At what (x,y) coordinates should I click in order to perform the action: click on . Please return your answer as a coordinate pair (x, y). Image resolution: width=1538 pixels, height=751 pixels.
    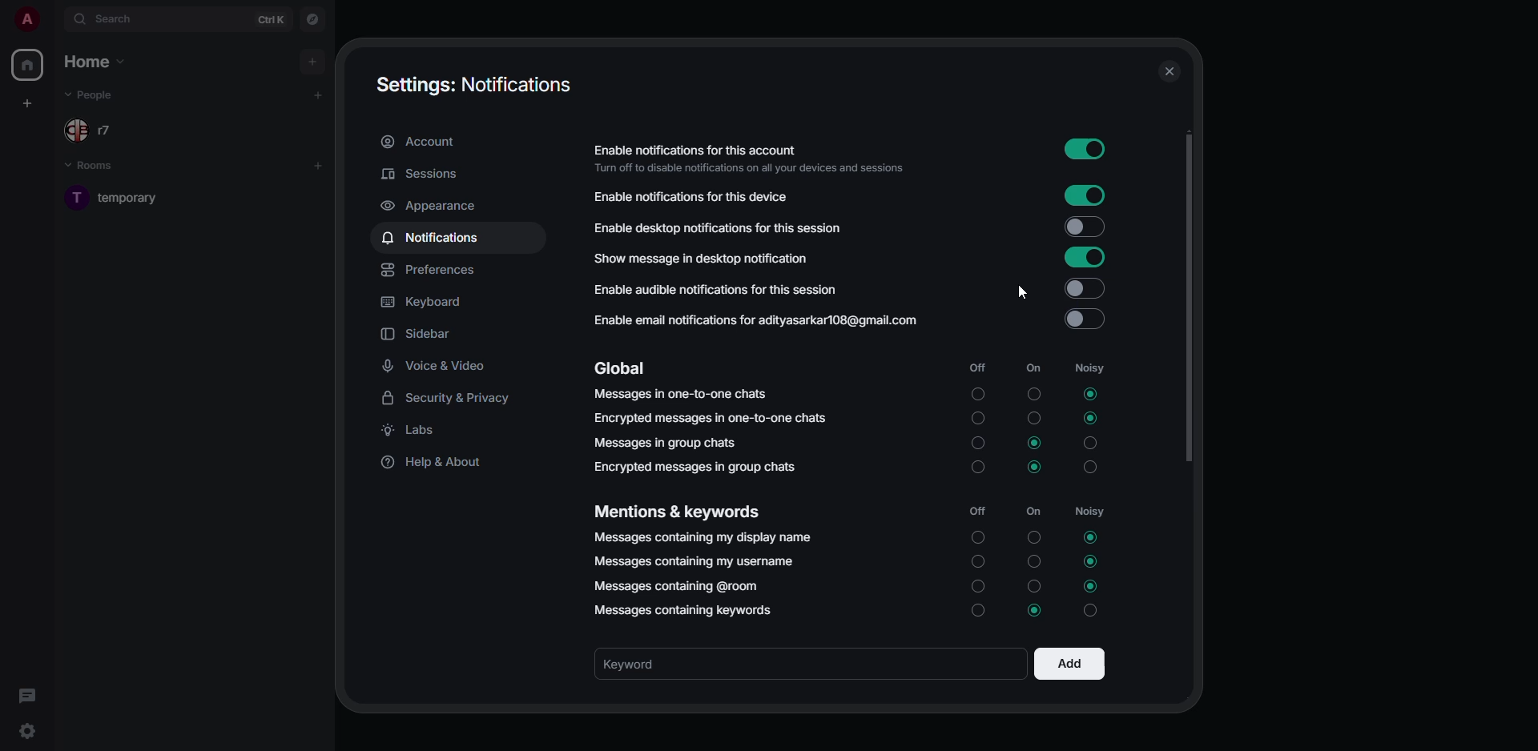
    Looking at the image, I should click on (1035, 610).